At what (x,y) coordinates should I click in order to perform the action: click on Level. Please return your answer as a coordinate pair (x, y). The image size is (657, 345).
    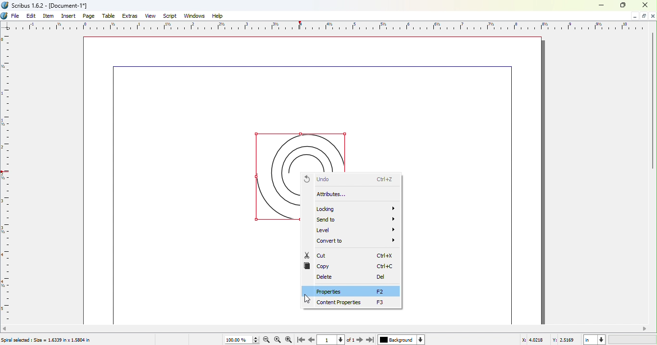
    Looking at the image, I should click on (356, 230).